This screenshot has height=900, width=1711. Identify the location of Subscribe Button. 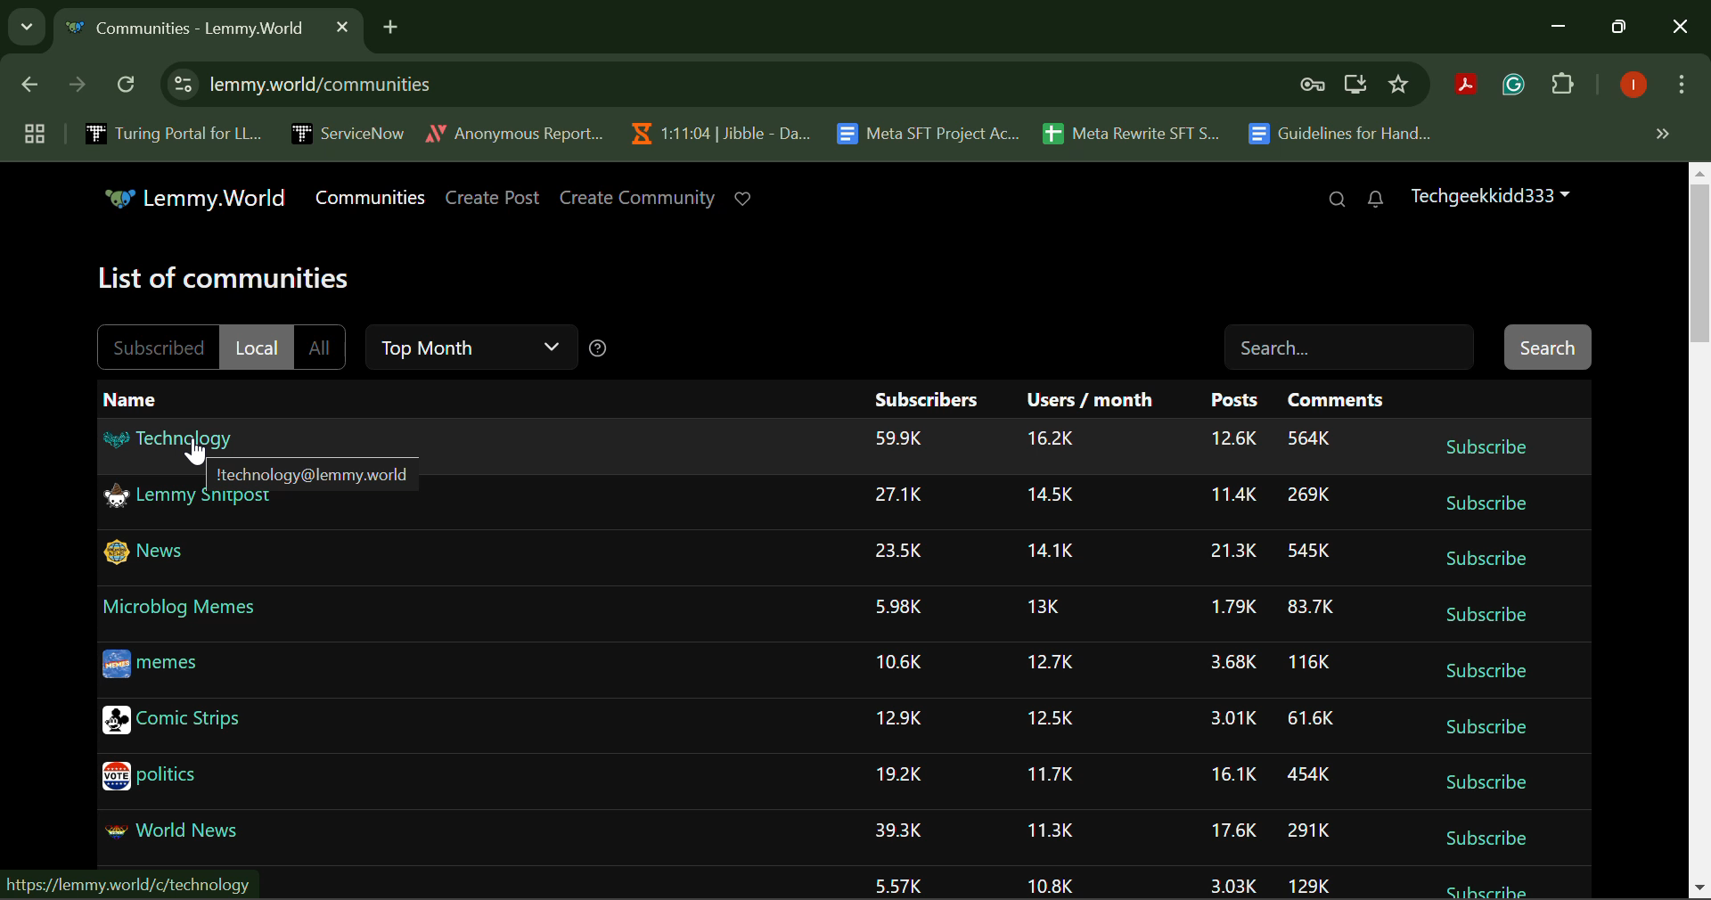
(1486, 446).